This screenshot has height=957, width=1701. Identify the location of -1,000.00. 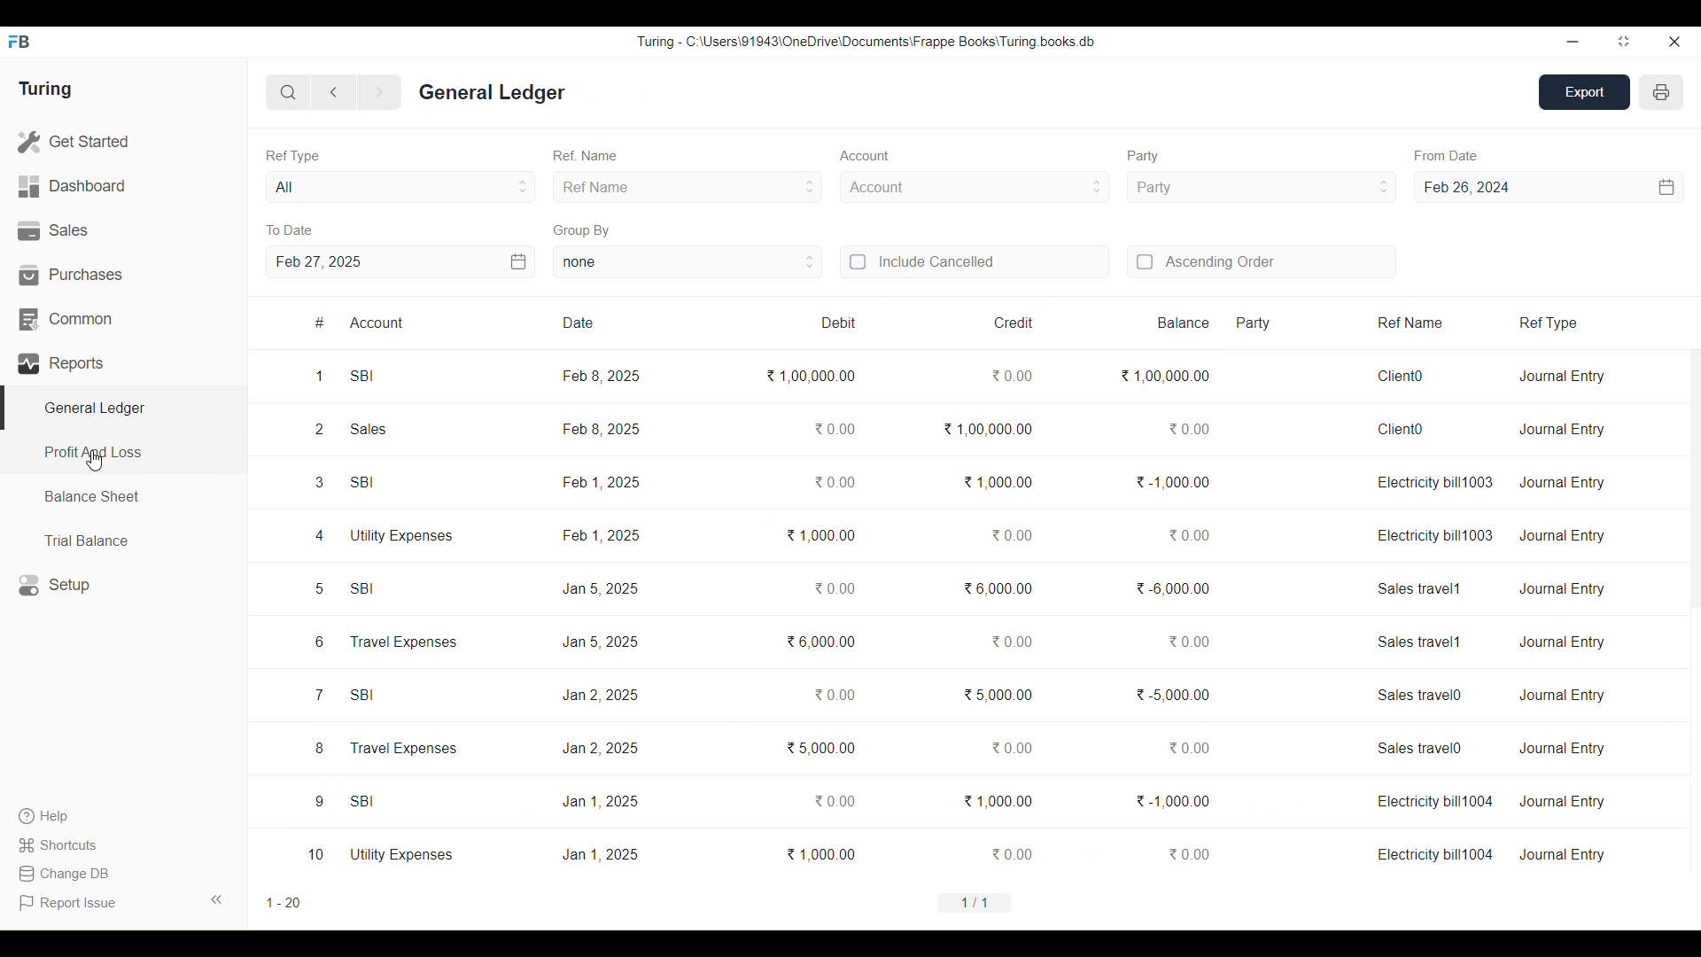
(1177, 801).